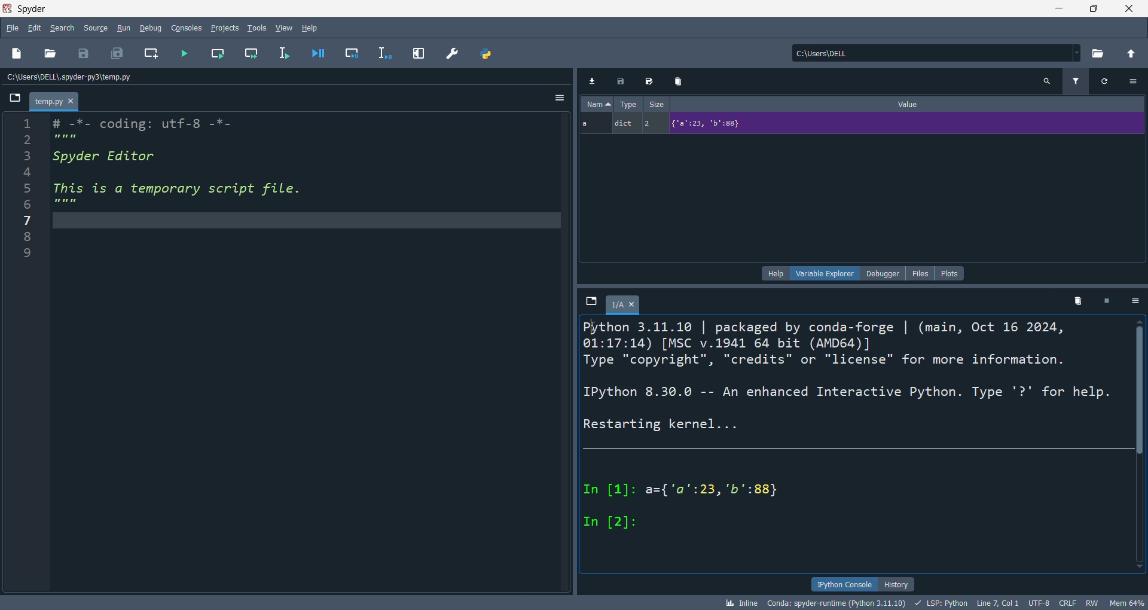  Describe the element at coordinates (940, 603) in the screenshot. I see `LSP: Python` at that location.